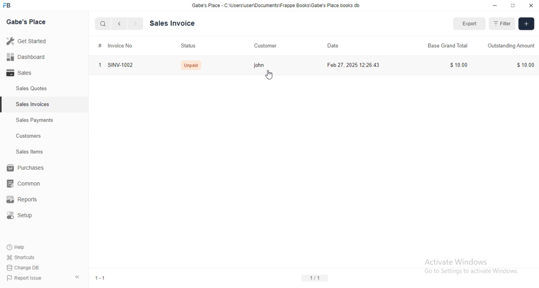 The height and width of the screenshot is (288, 539). I want to click on shortcuts, so click(21, 257).